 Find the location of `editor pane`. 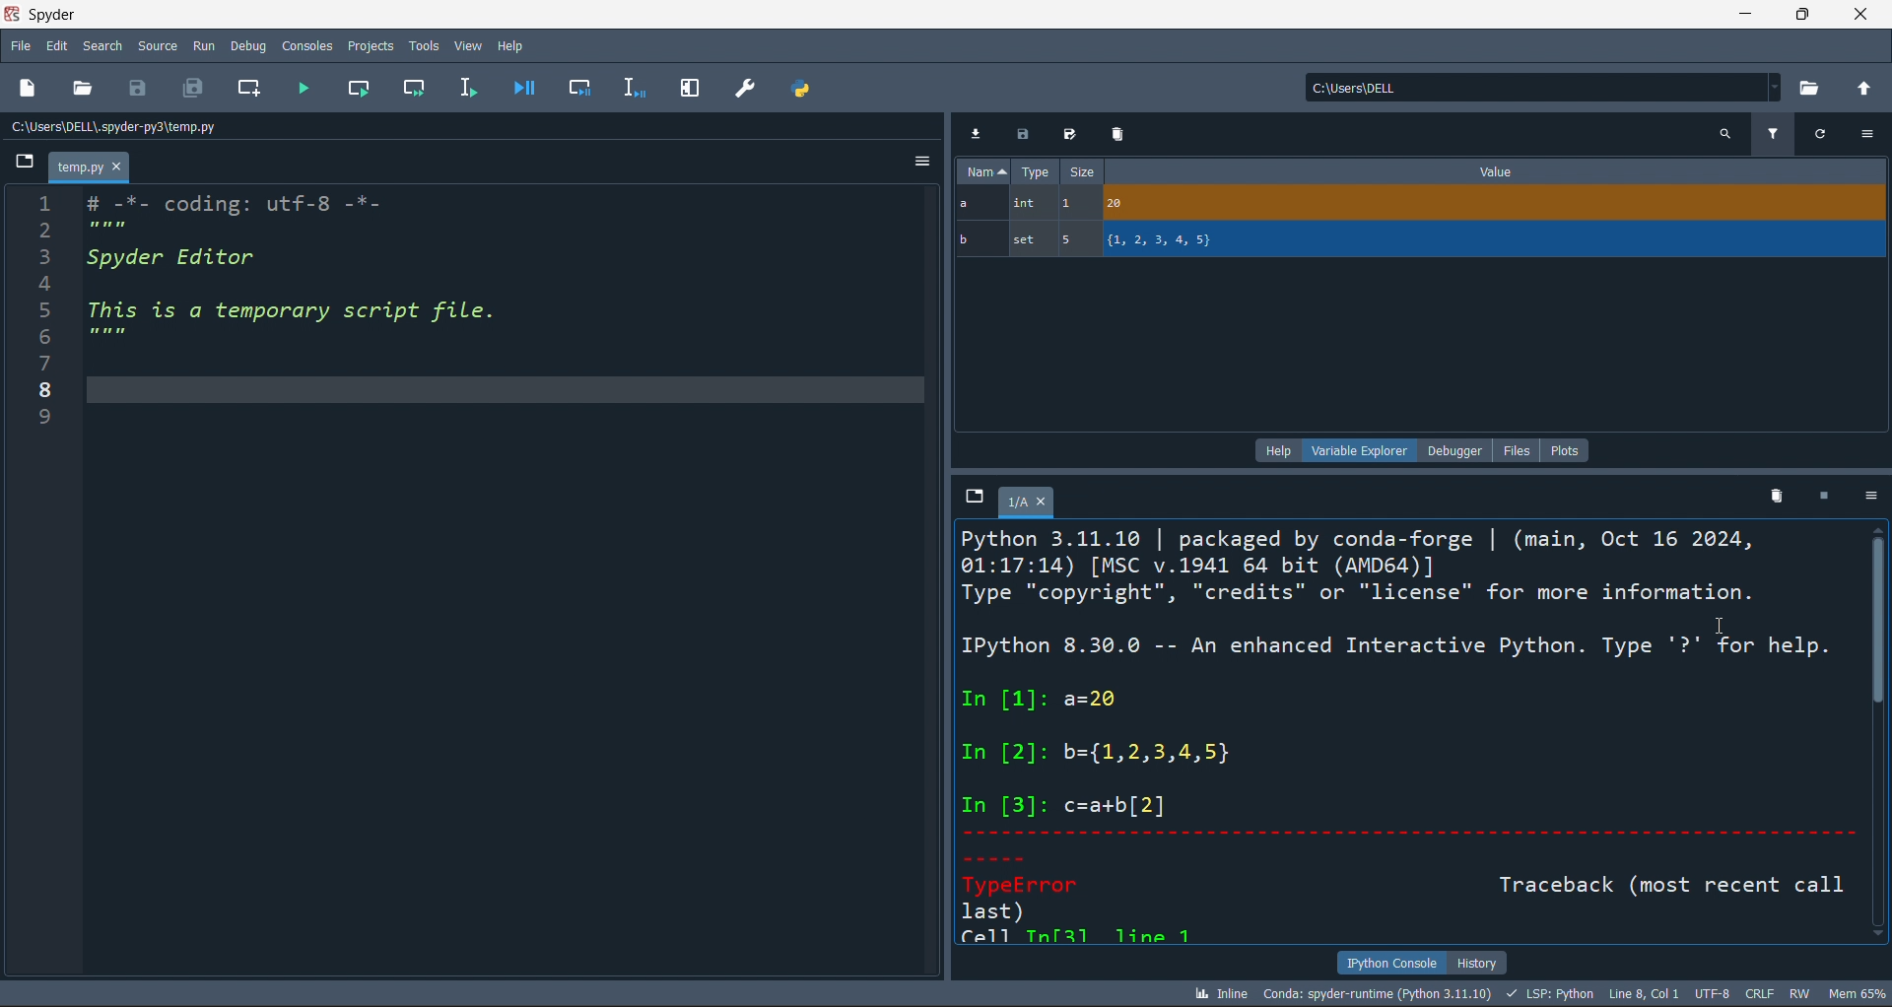

editor pane is located at coordinates (506, 583).